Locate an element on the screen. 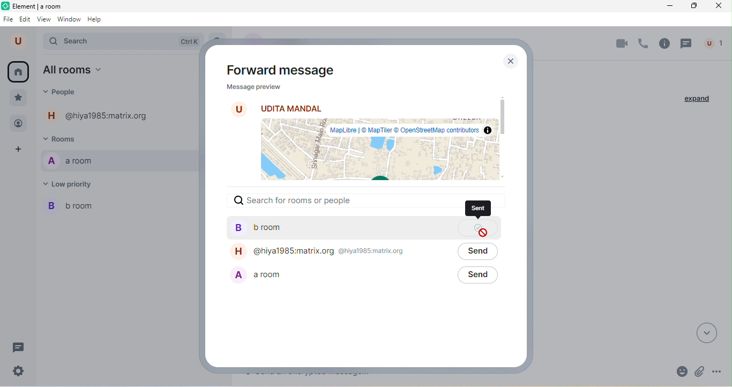  @hiya1985:matrix.org is located at coordinates (100, 115).